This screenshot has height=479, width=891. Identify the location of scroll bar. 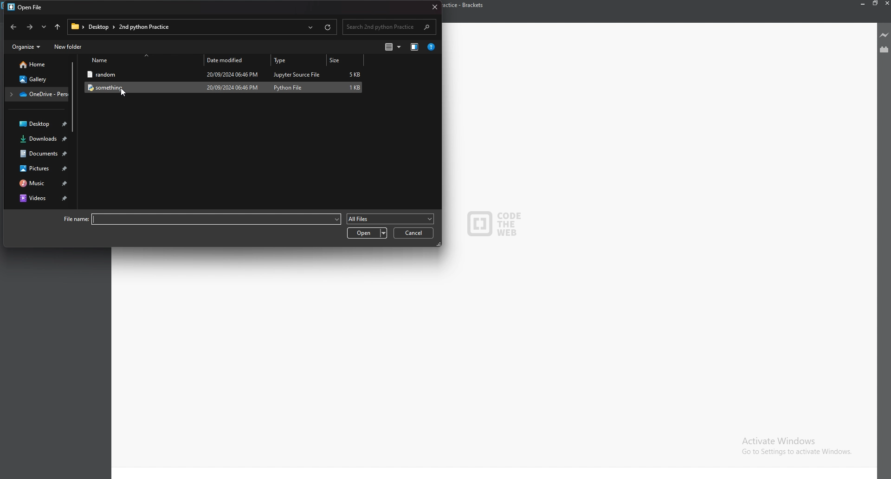
(73, 97).